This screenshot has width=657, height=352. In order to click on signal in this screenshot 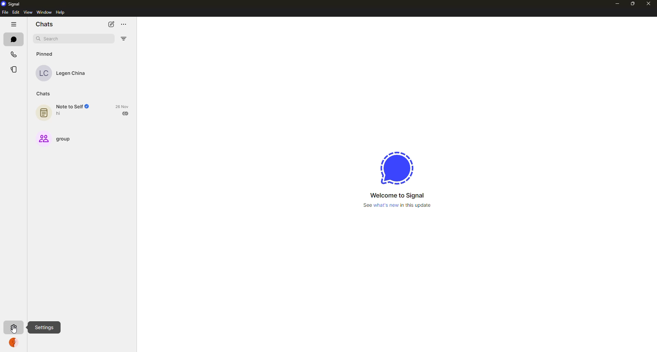, I will do `click(395, 169)`.